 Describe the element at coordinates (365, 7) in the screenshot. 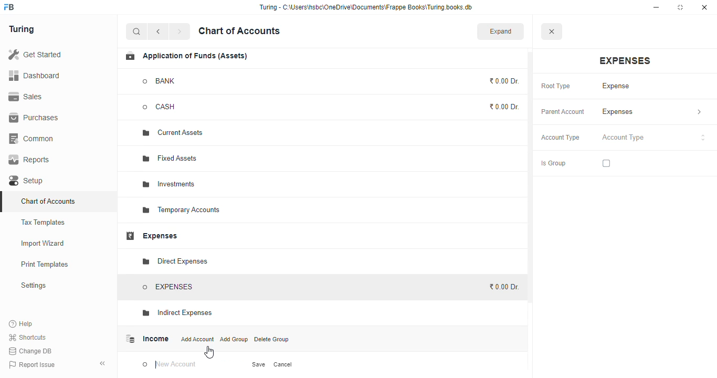

I see `“Turing - C:\Users\hsbc\OneDrive\Documents\Frappe Books\Turing books.db` at that location.